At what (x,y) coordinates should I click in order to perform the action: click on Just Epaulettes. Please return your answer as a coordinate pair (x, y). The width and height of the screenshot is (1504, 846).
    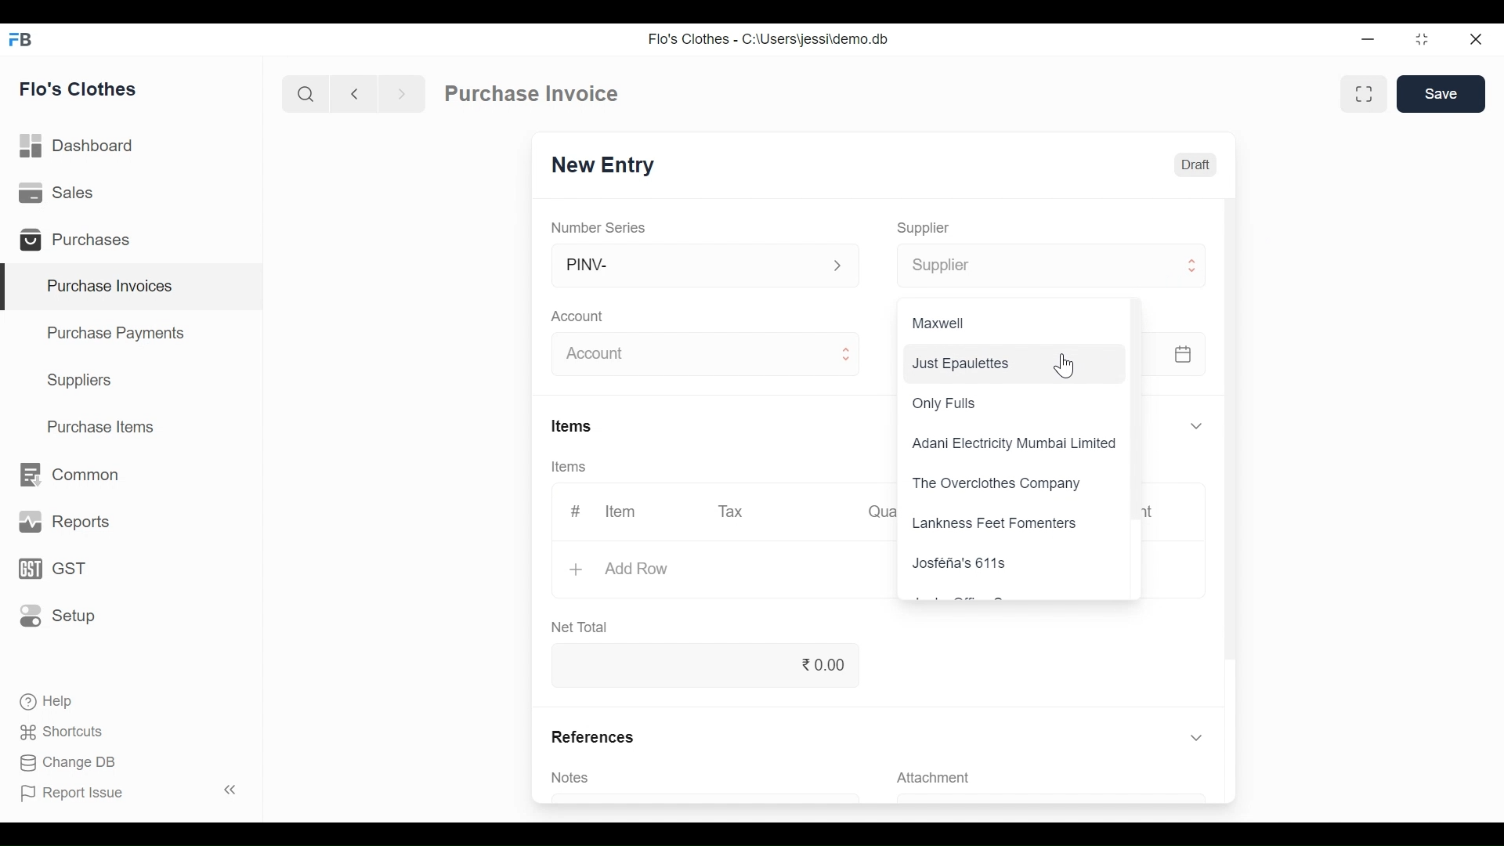
    Looking at the image, I should click on (1011, 362).